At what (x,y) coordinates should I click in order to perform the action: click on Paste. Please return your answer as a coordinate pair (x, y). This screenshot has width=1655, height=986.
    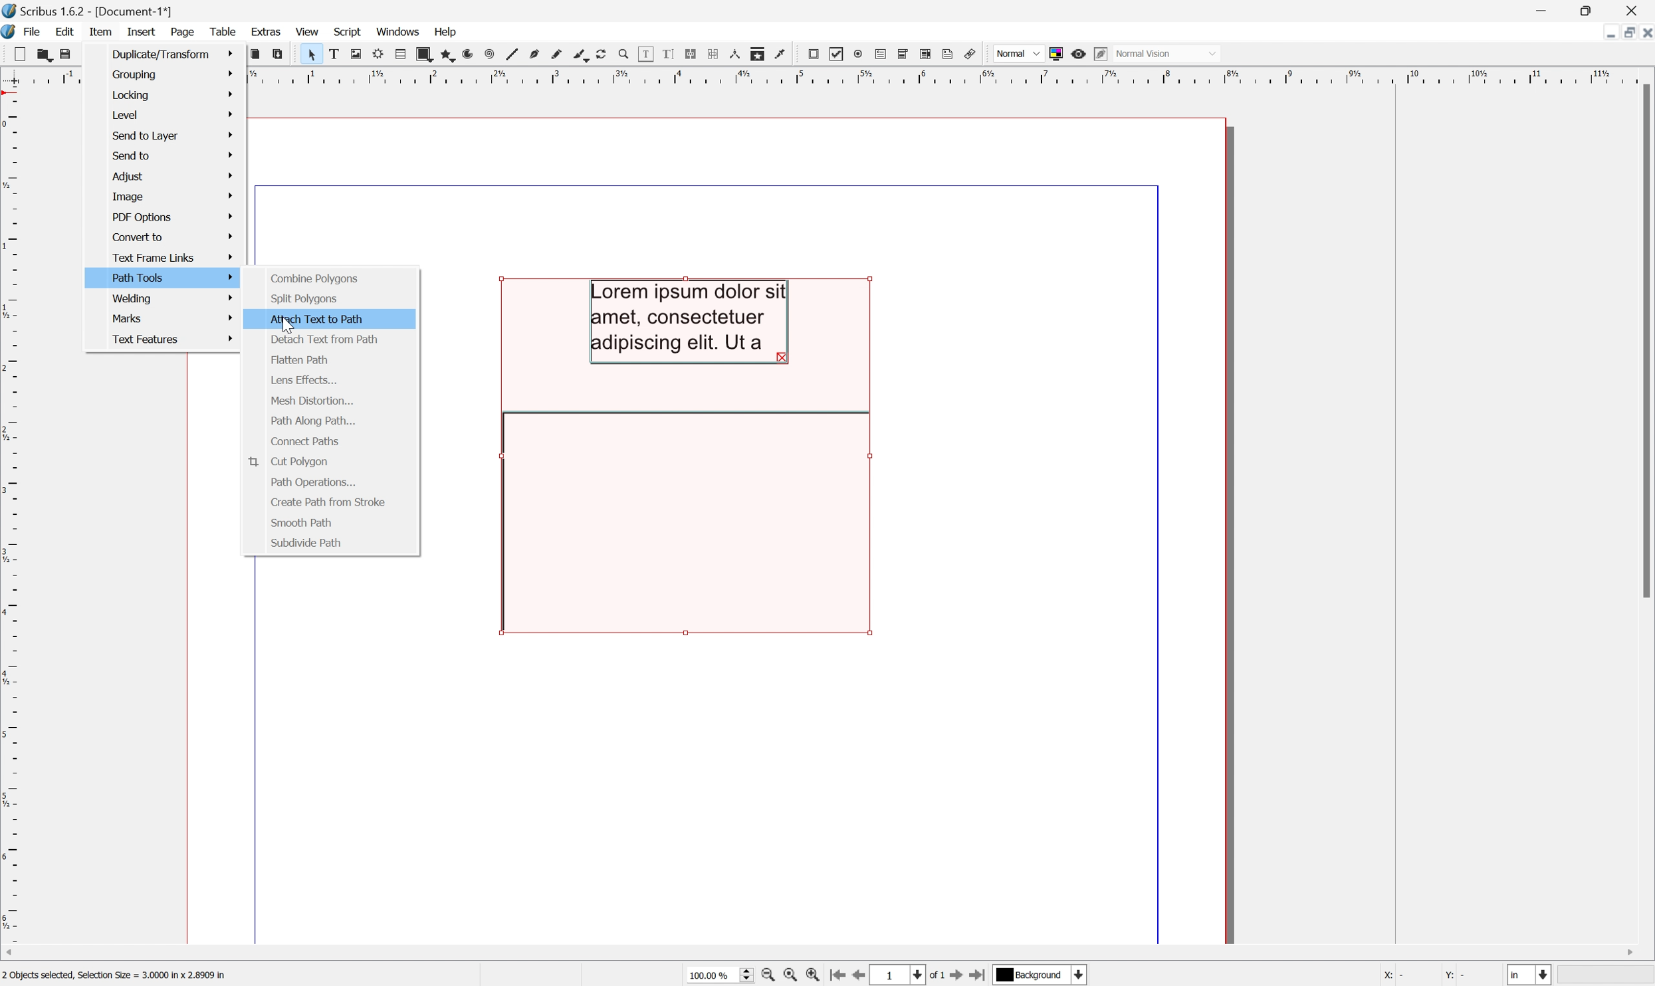
    Looking at the image, I should click on (278, 54).